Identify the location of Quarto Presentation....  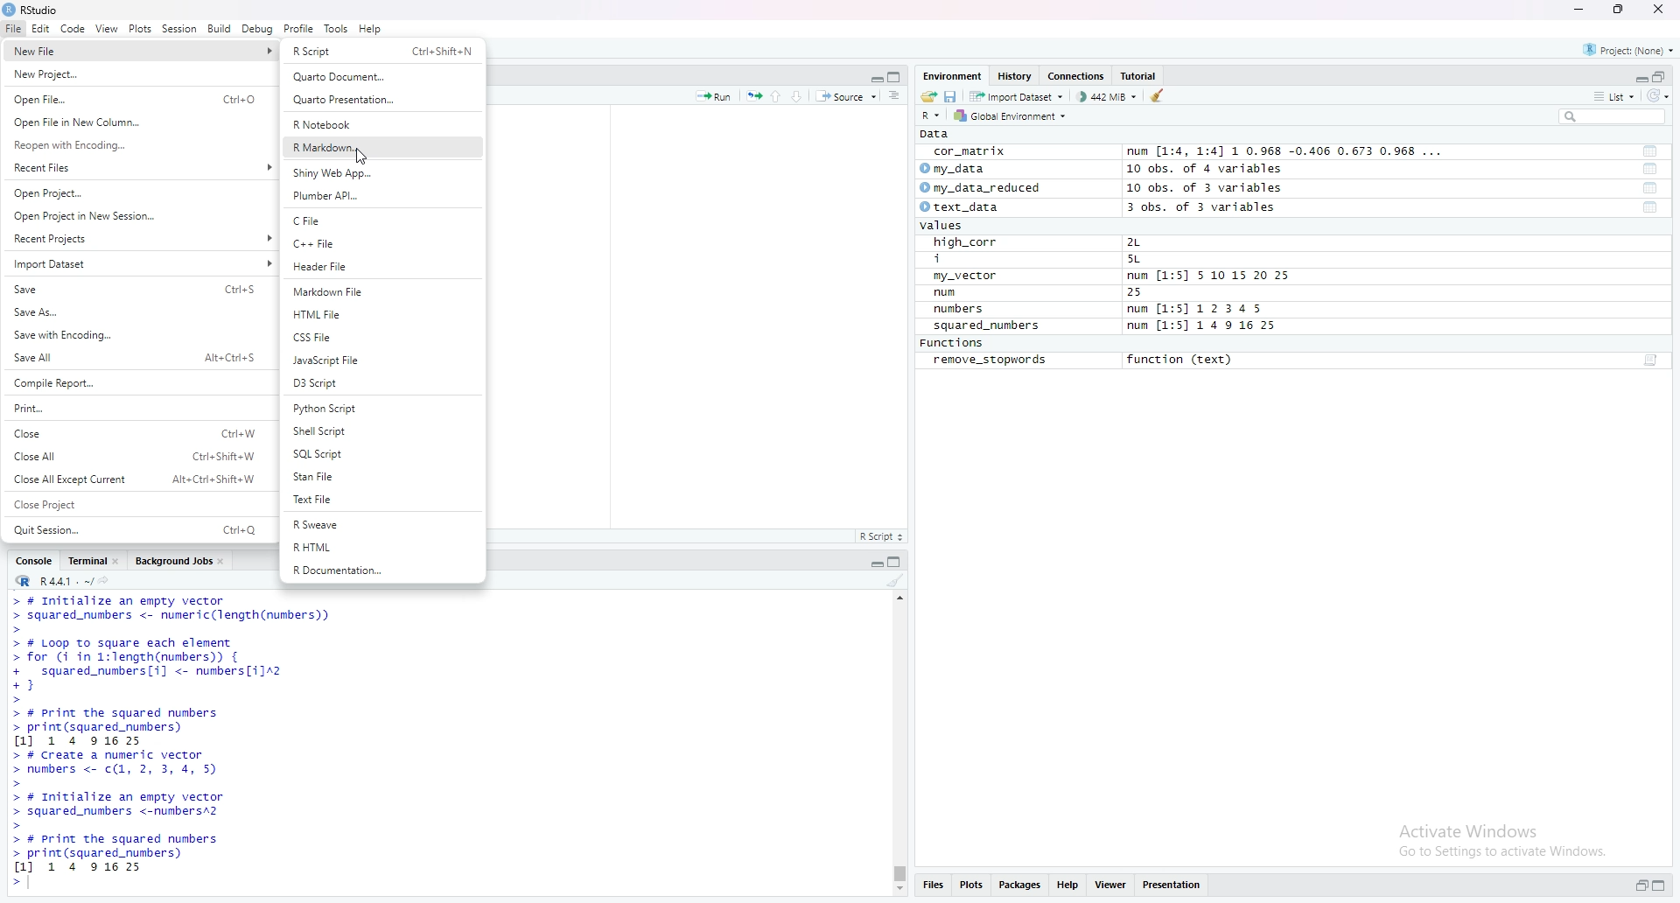
(380, 100).